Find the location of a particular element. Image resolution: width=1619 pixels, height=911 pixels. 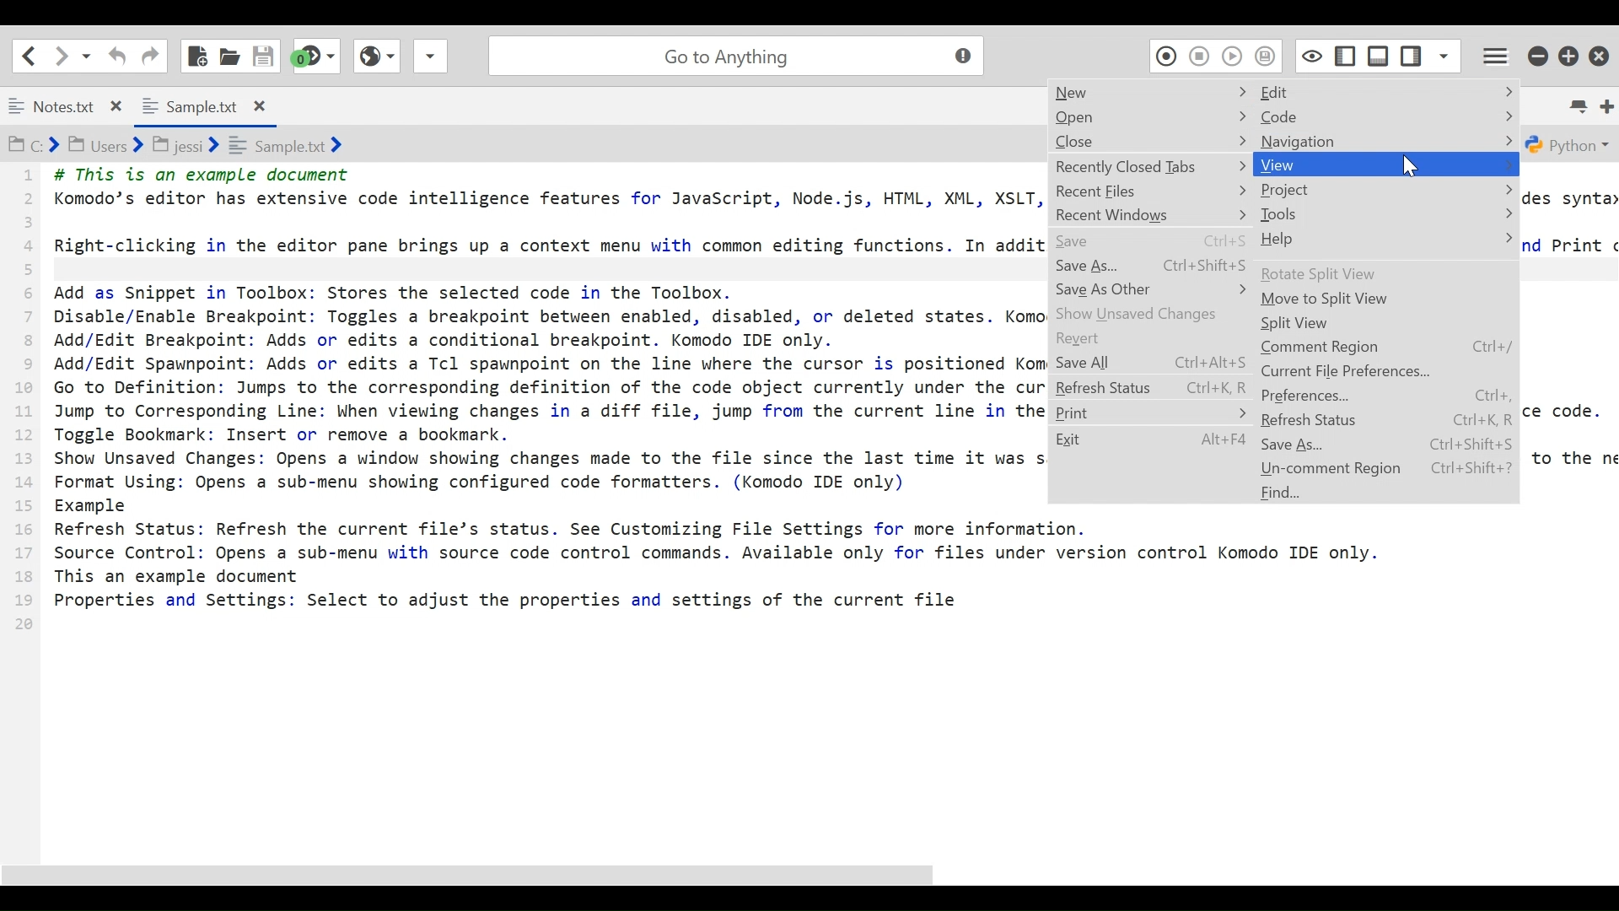

Print is located at coordinates (1153, 412).